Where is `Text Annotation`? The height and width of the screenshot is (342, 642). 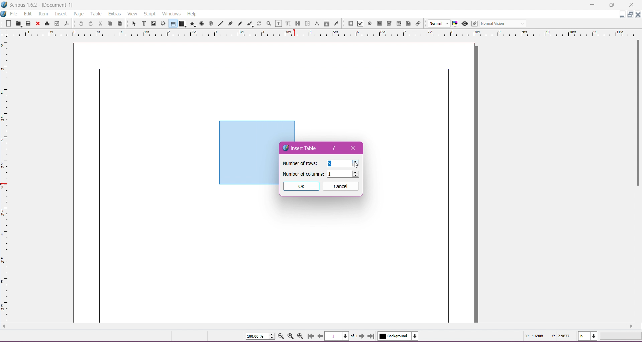
Text Annotation is located at coordinates (407, 22).